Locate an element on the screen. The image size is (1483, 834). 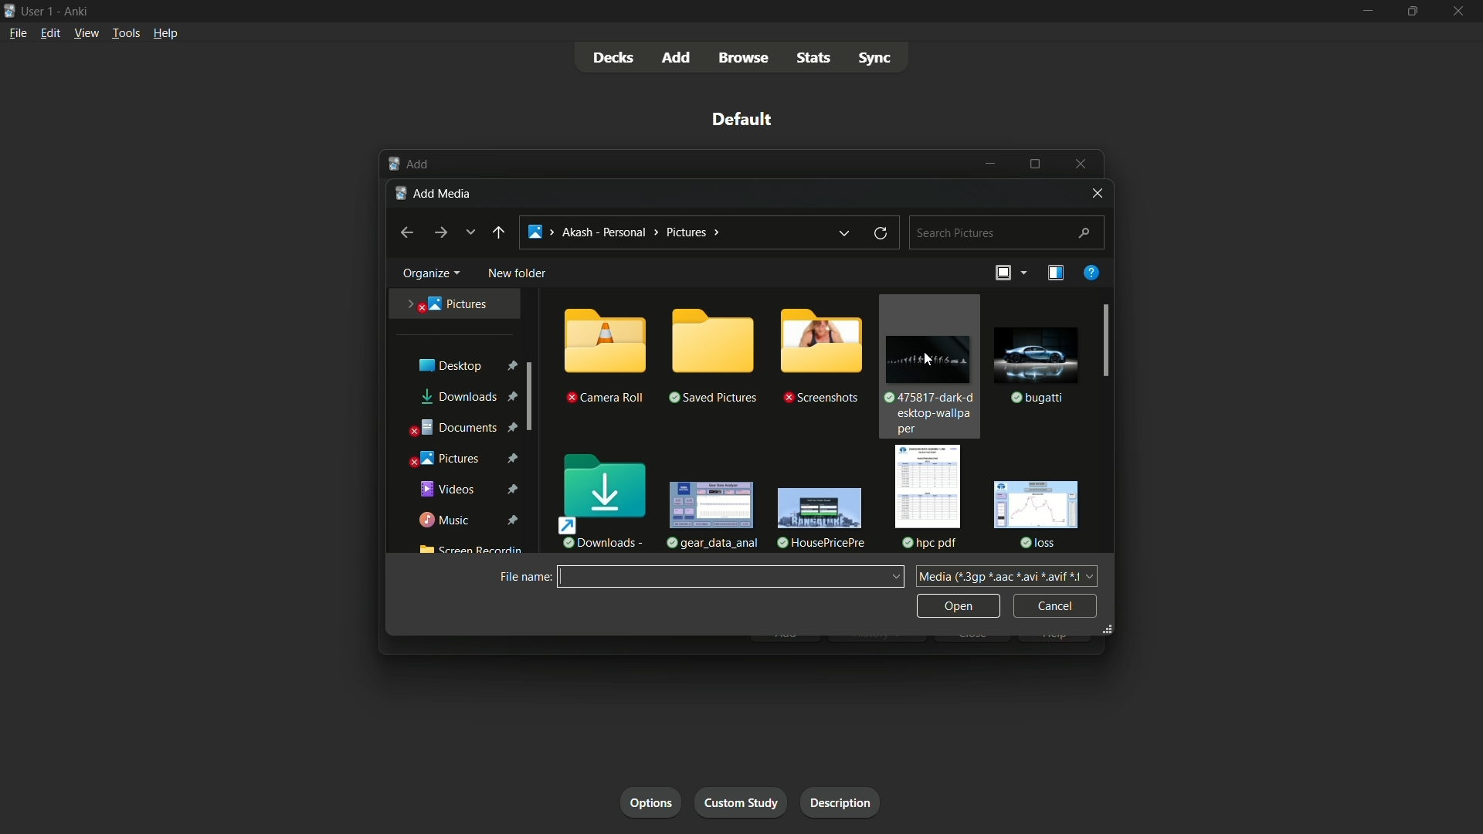
maximize is located at coordinates (1413, 12).